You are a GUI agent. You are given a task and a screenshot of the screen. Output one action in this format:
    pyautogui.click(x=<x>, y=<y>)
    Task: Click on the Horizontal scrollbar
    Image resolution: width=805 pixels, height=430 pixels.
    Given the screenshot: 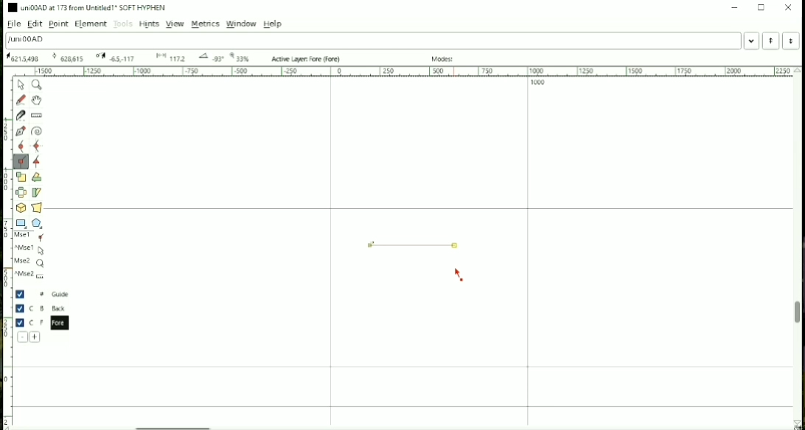 What is the action you would take?
    pyautogui.click(x=177, y=426)
    